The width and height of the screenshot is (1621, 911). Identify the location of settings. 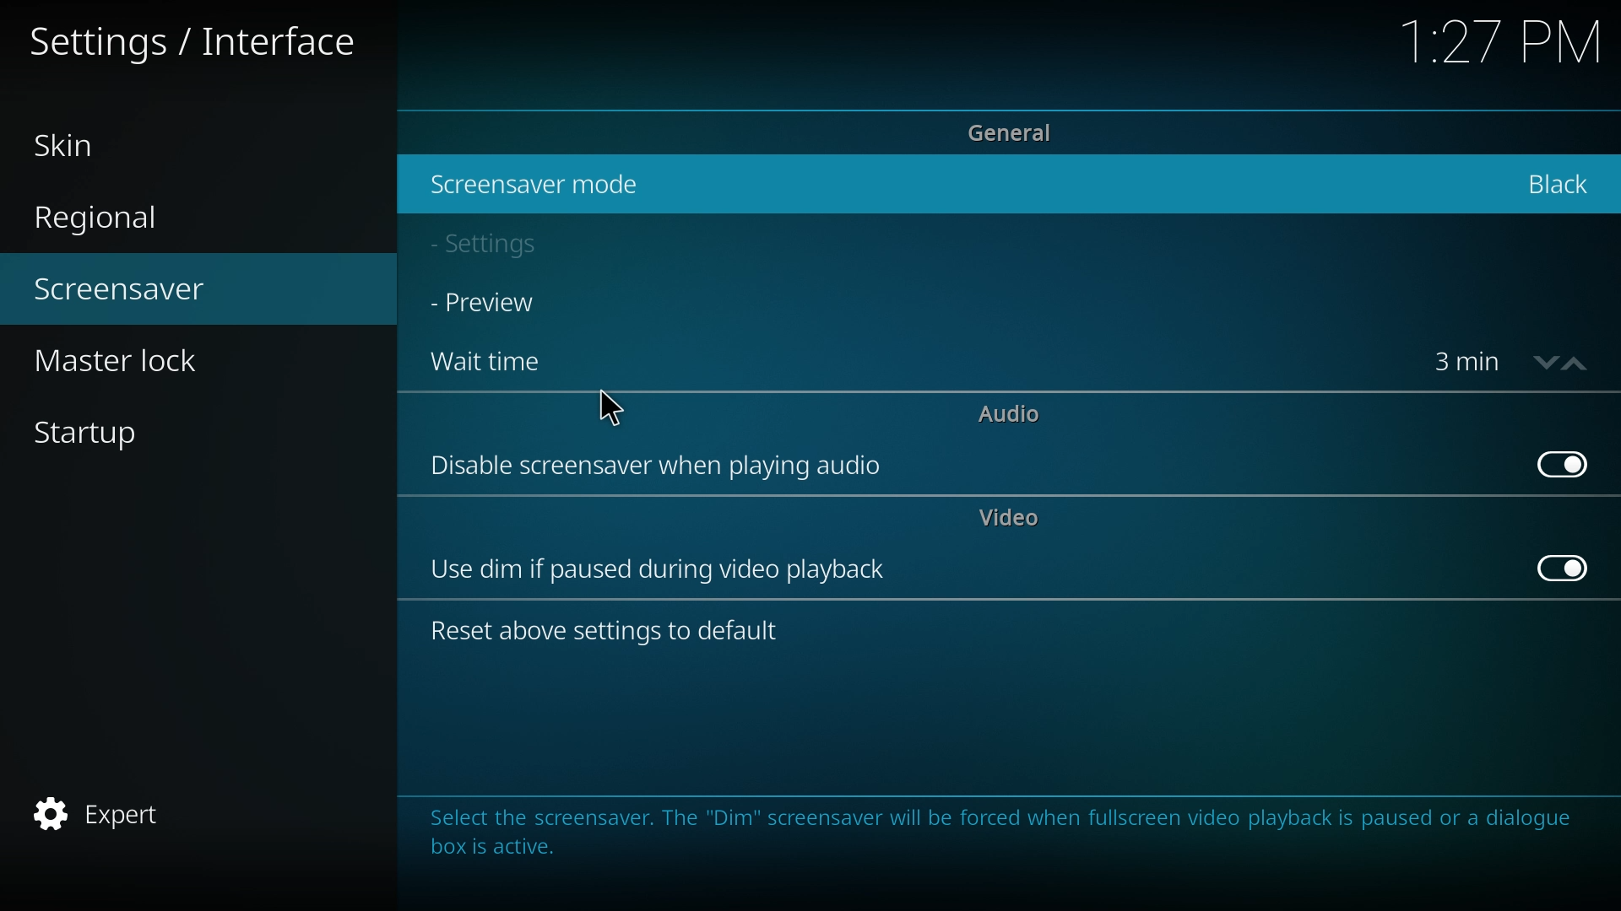
(509, 244).